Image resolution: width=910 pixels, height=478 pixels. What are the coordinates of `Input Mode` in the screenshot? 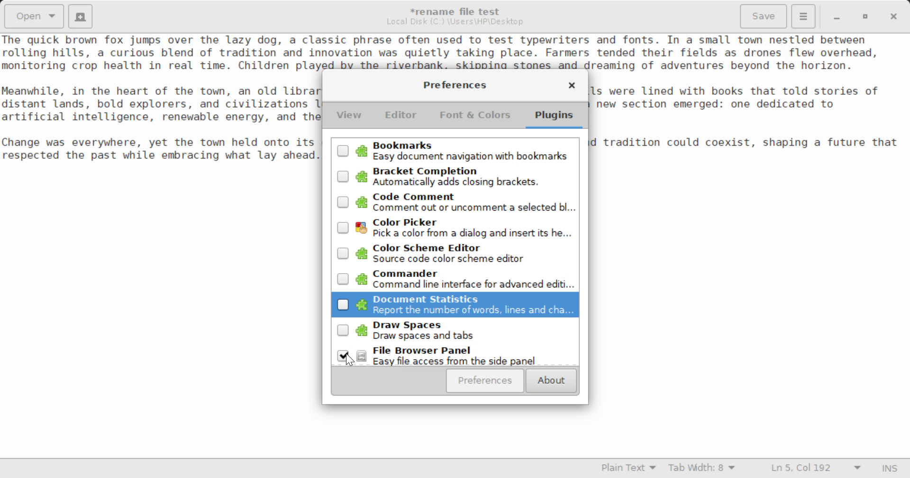 It's located at (890, 469).